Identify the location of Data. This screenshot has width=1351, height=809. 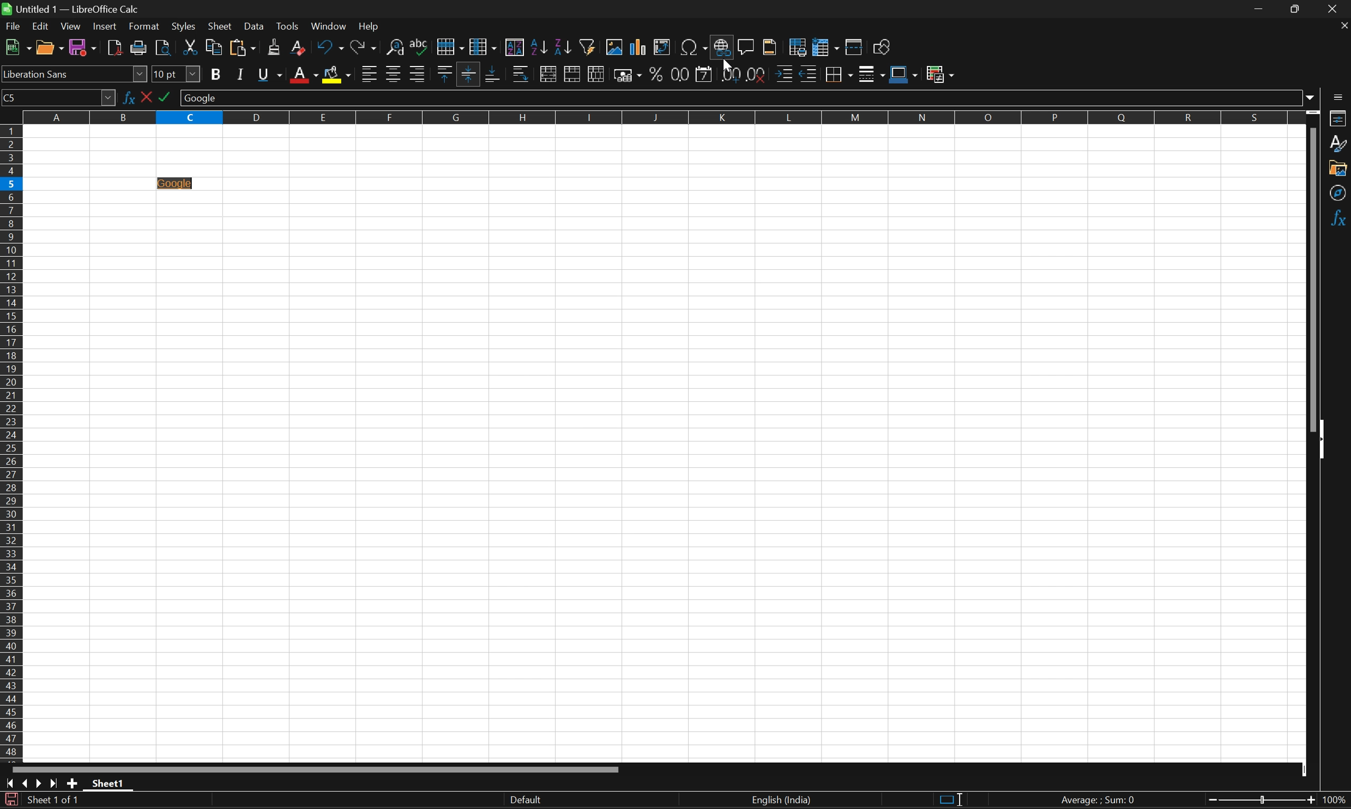
(256, 27).